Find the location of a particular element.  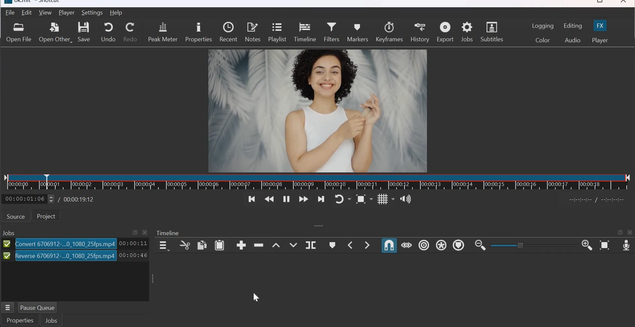

File is located at coordinates (9, 13).